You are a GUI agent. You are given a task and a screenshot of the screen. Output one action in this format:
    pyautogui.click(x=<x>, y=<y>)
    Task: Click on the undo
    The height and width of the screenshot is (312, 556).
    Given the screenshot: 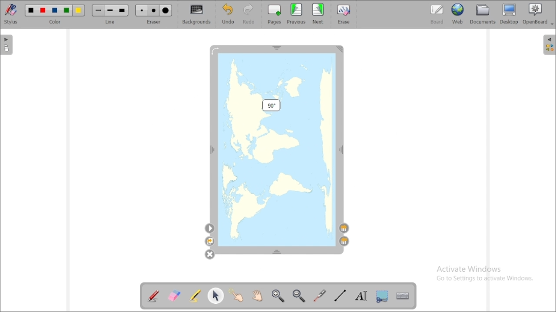 What is the action you would take?
    pyautogui.click(x=229, y=14)
    